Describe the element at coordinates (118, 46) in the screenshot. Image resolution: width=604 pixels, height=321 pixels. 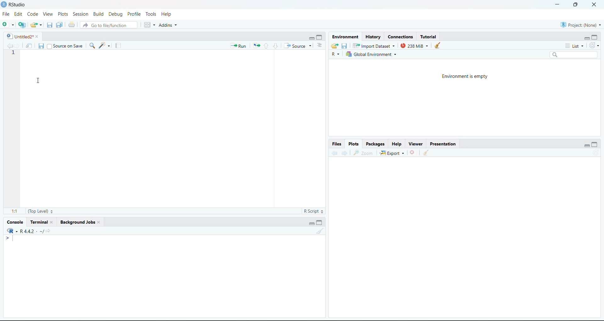
I see `compile report` at that location.